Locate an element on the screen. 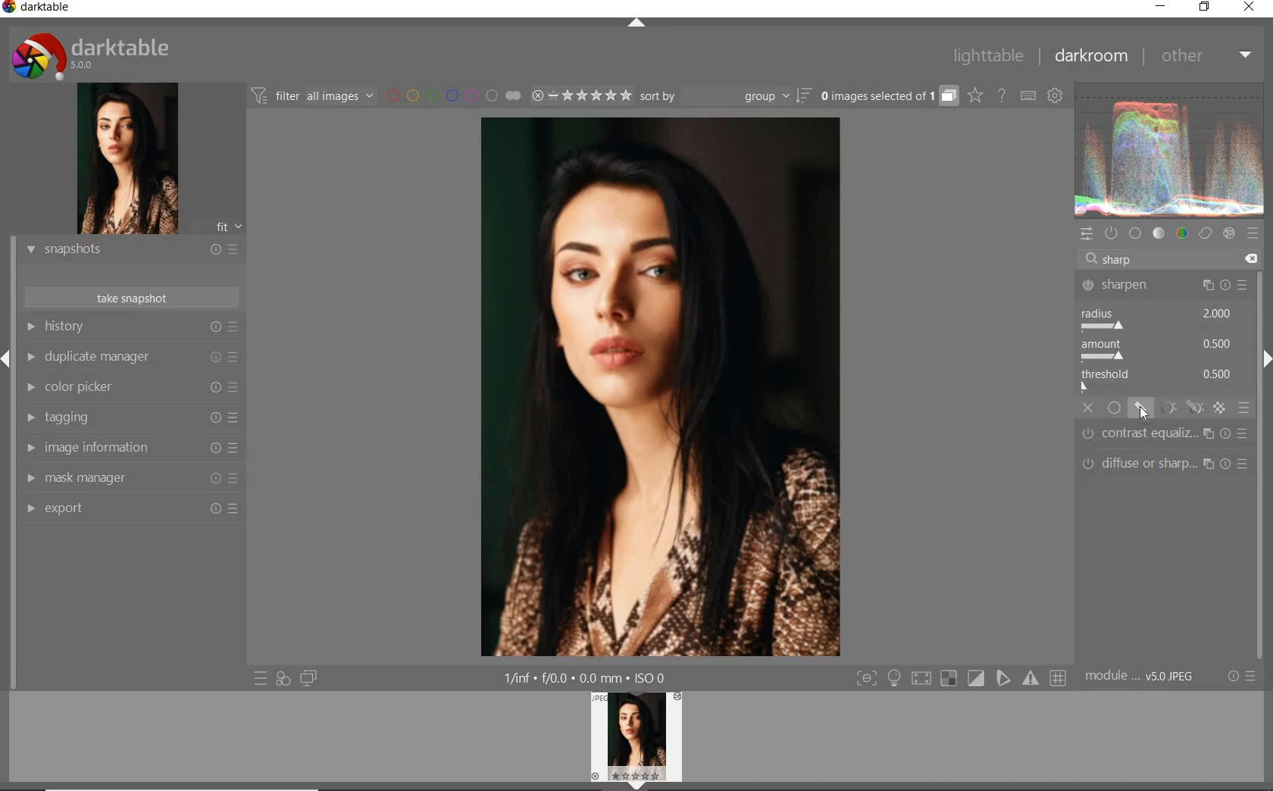 This screenshot has width=1273, height=791. tone is located at coordinates (1159, 233).